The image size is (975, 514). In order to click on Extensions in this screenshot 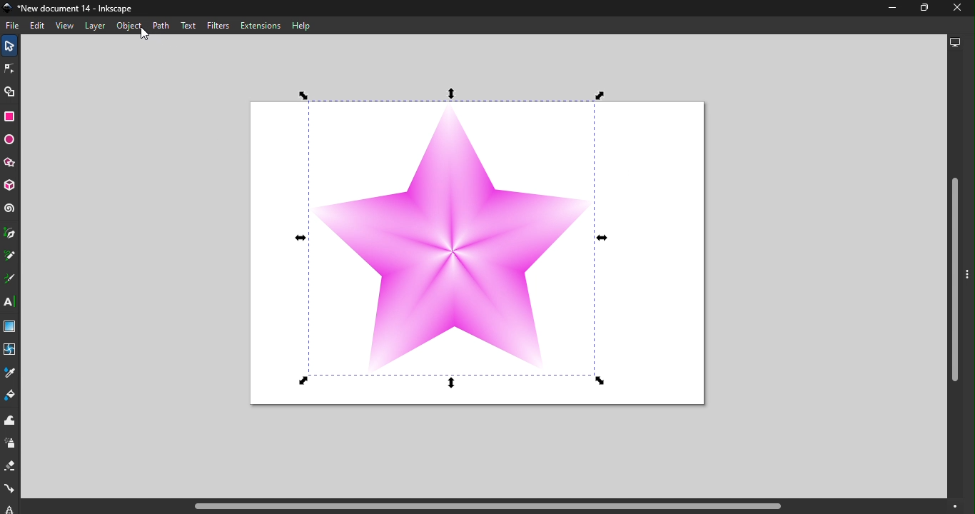, I will do `click(261, 26)`.